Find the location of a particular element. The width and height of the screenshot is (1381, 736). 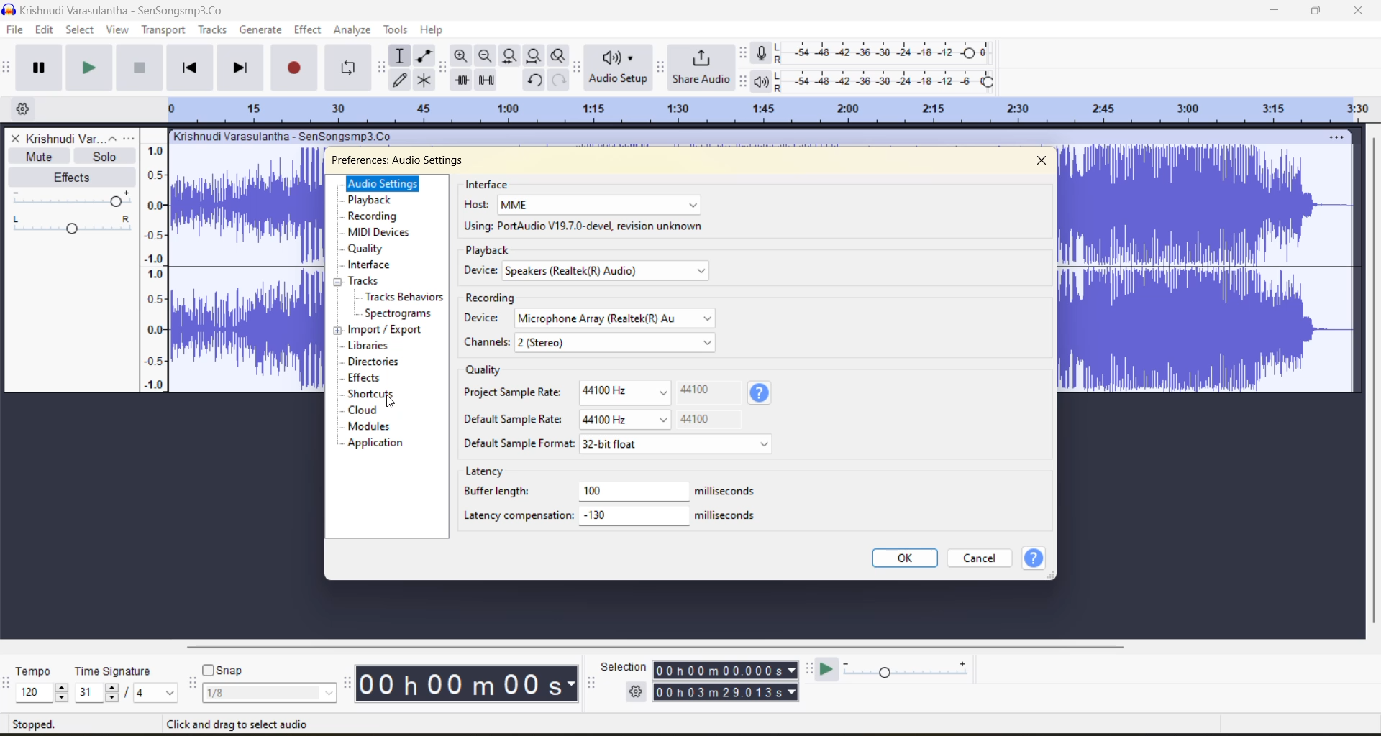

envelope tool is located at coordinates (425, 56).